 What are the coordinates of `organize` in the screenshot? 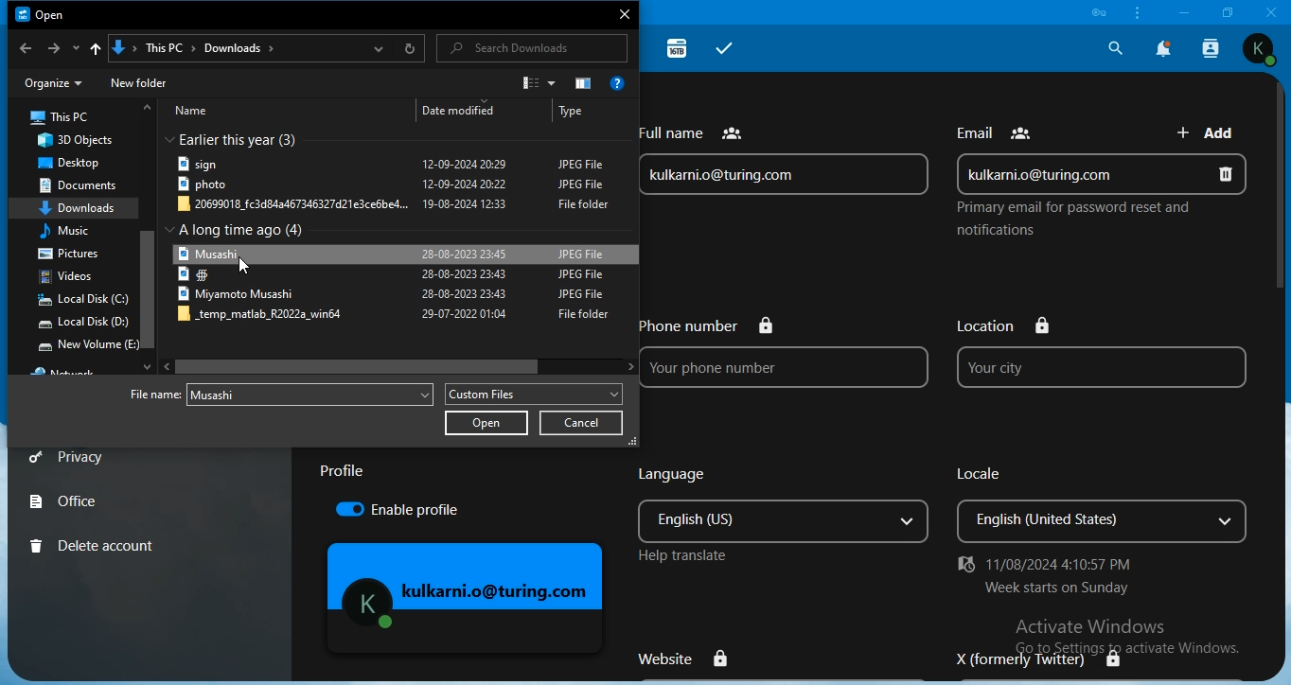 It's located at (52, 82).